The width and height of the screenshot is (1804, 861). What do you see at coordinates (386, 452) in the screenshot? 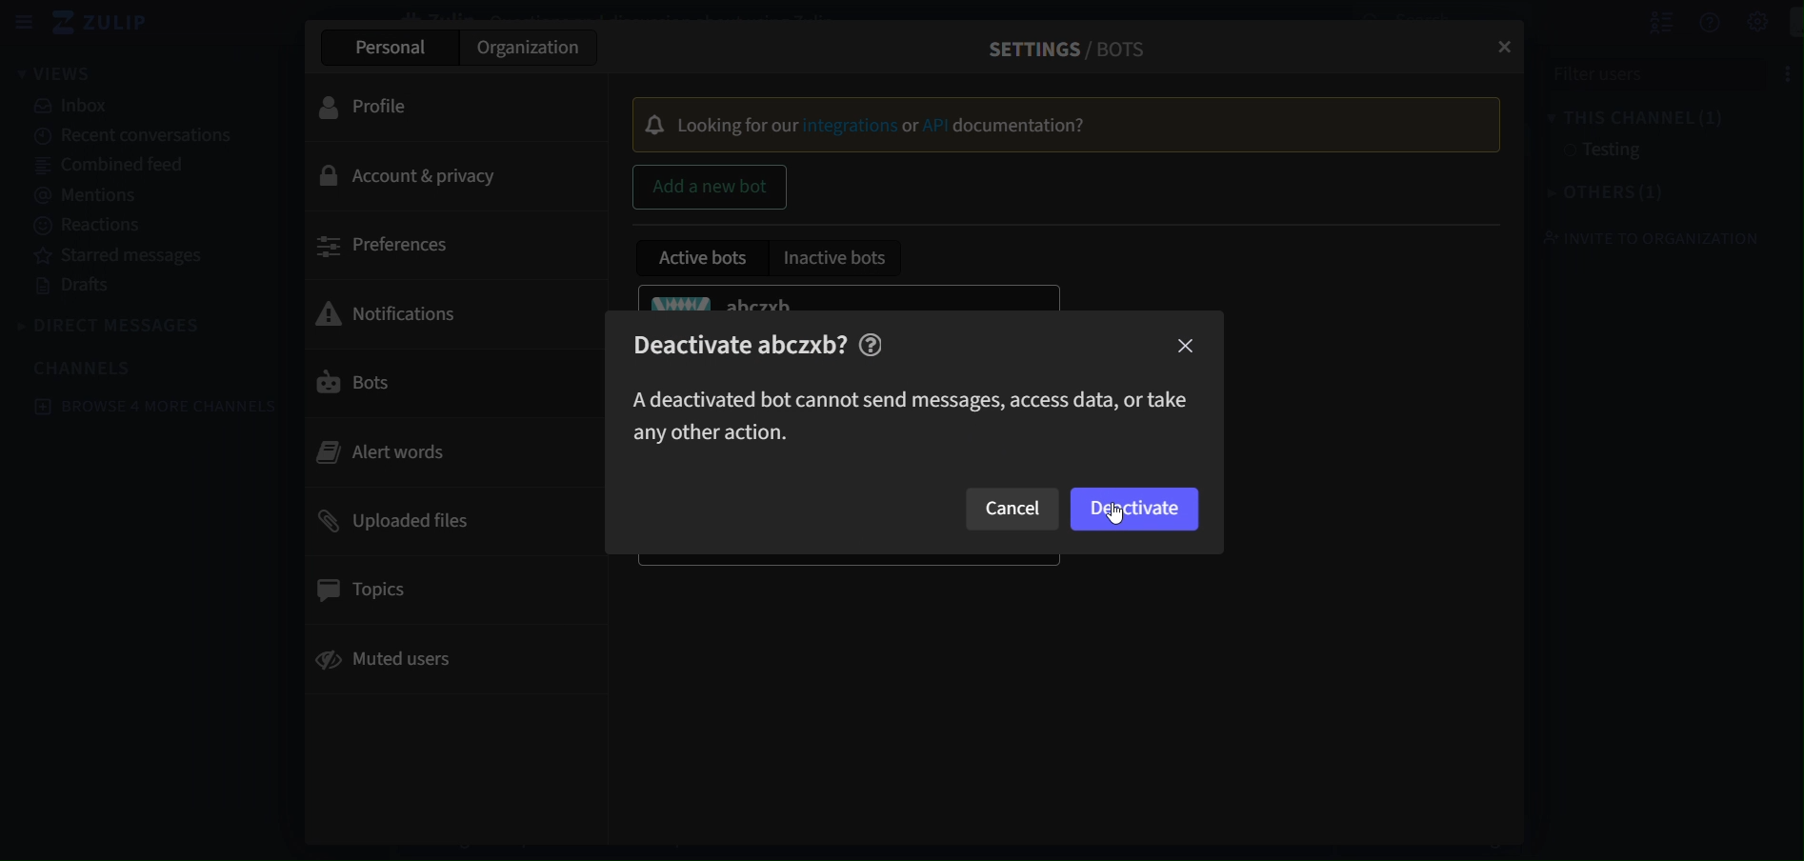
I see `alert words` at bounding box center [386, 452].